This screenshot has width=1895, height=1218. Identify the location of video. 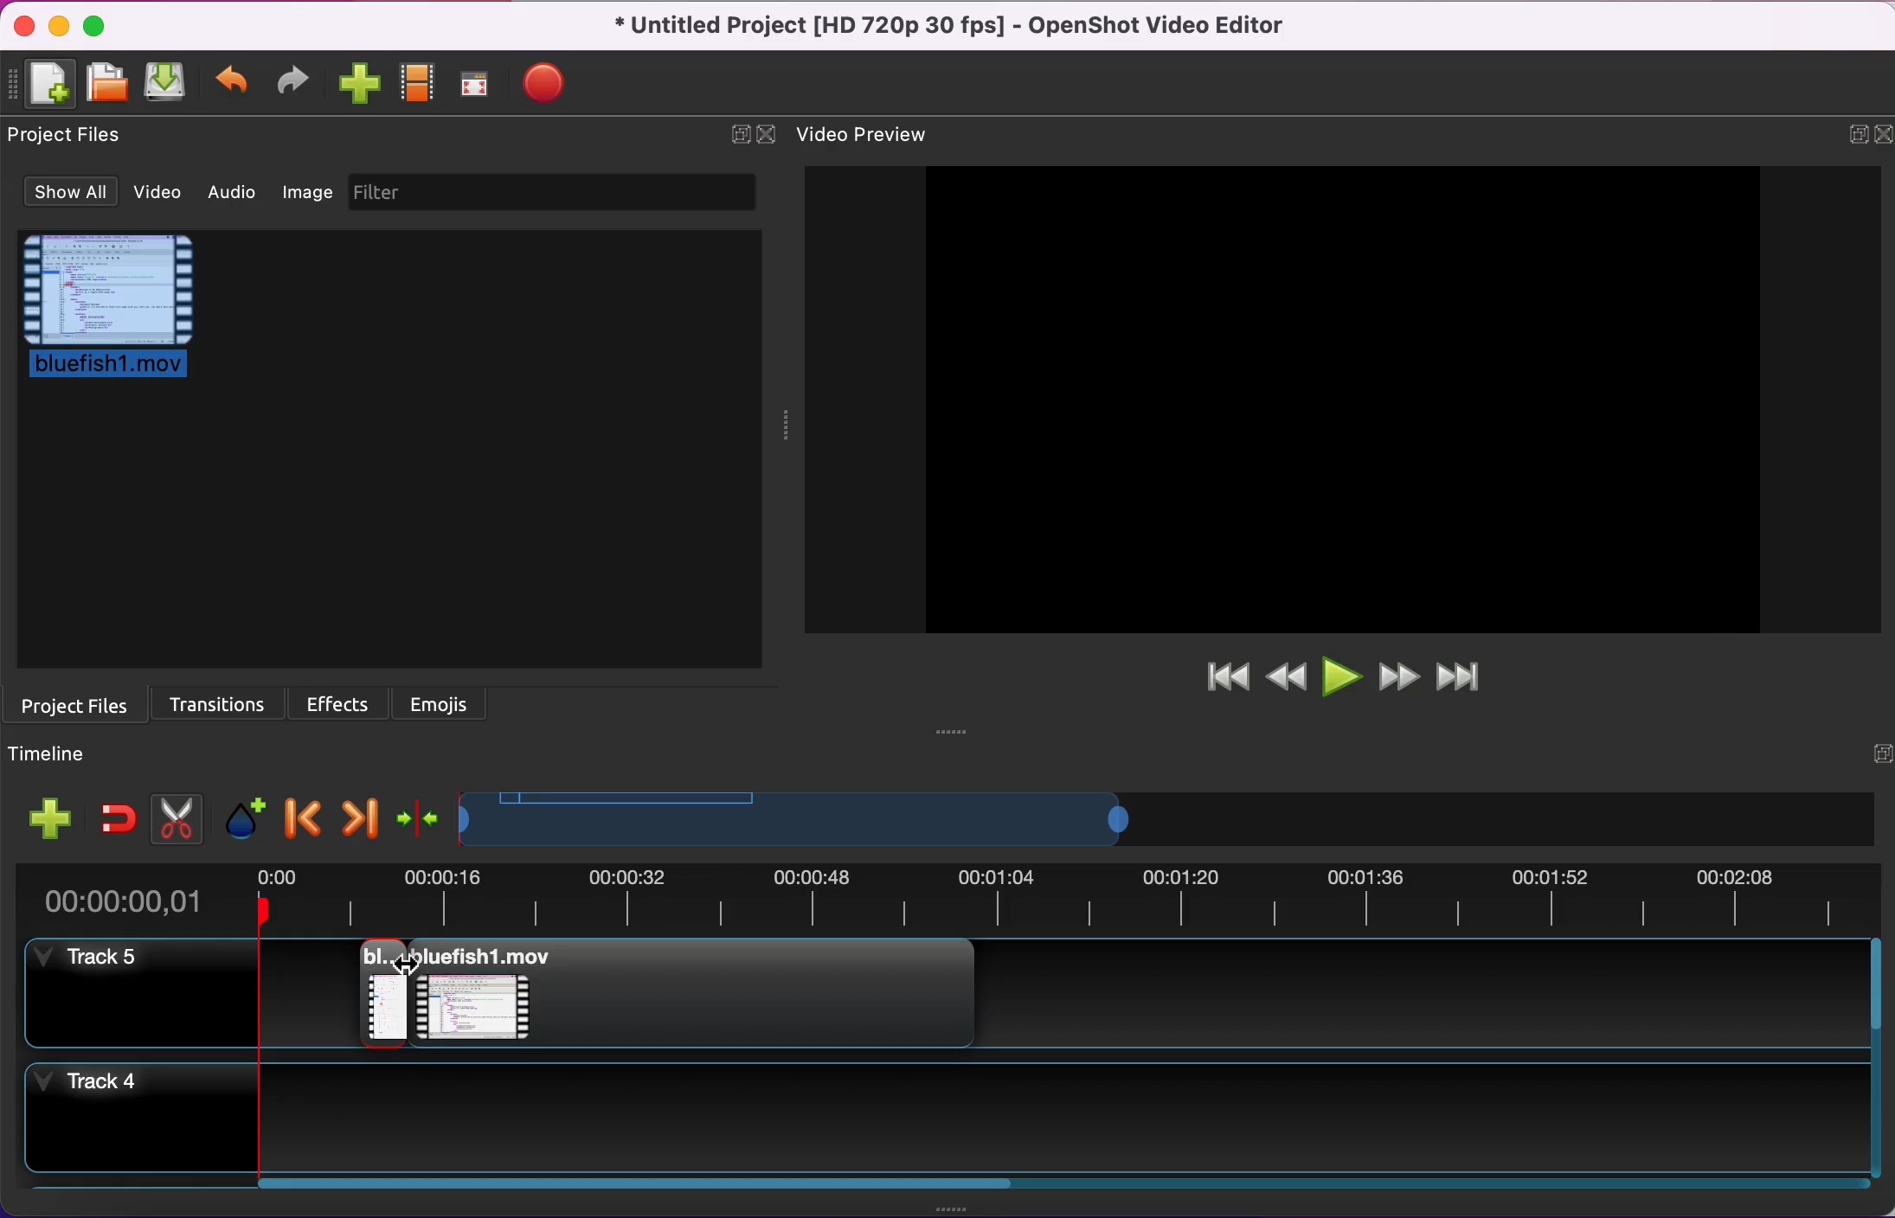
(155, 194).